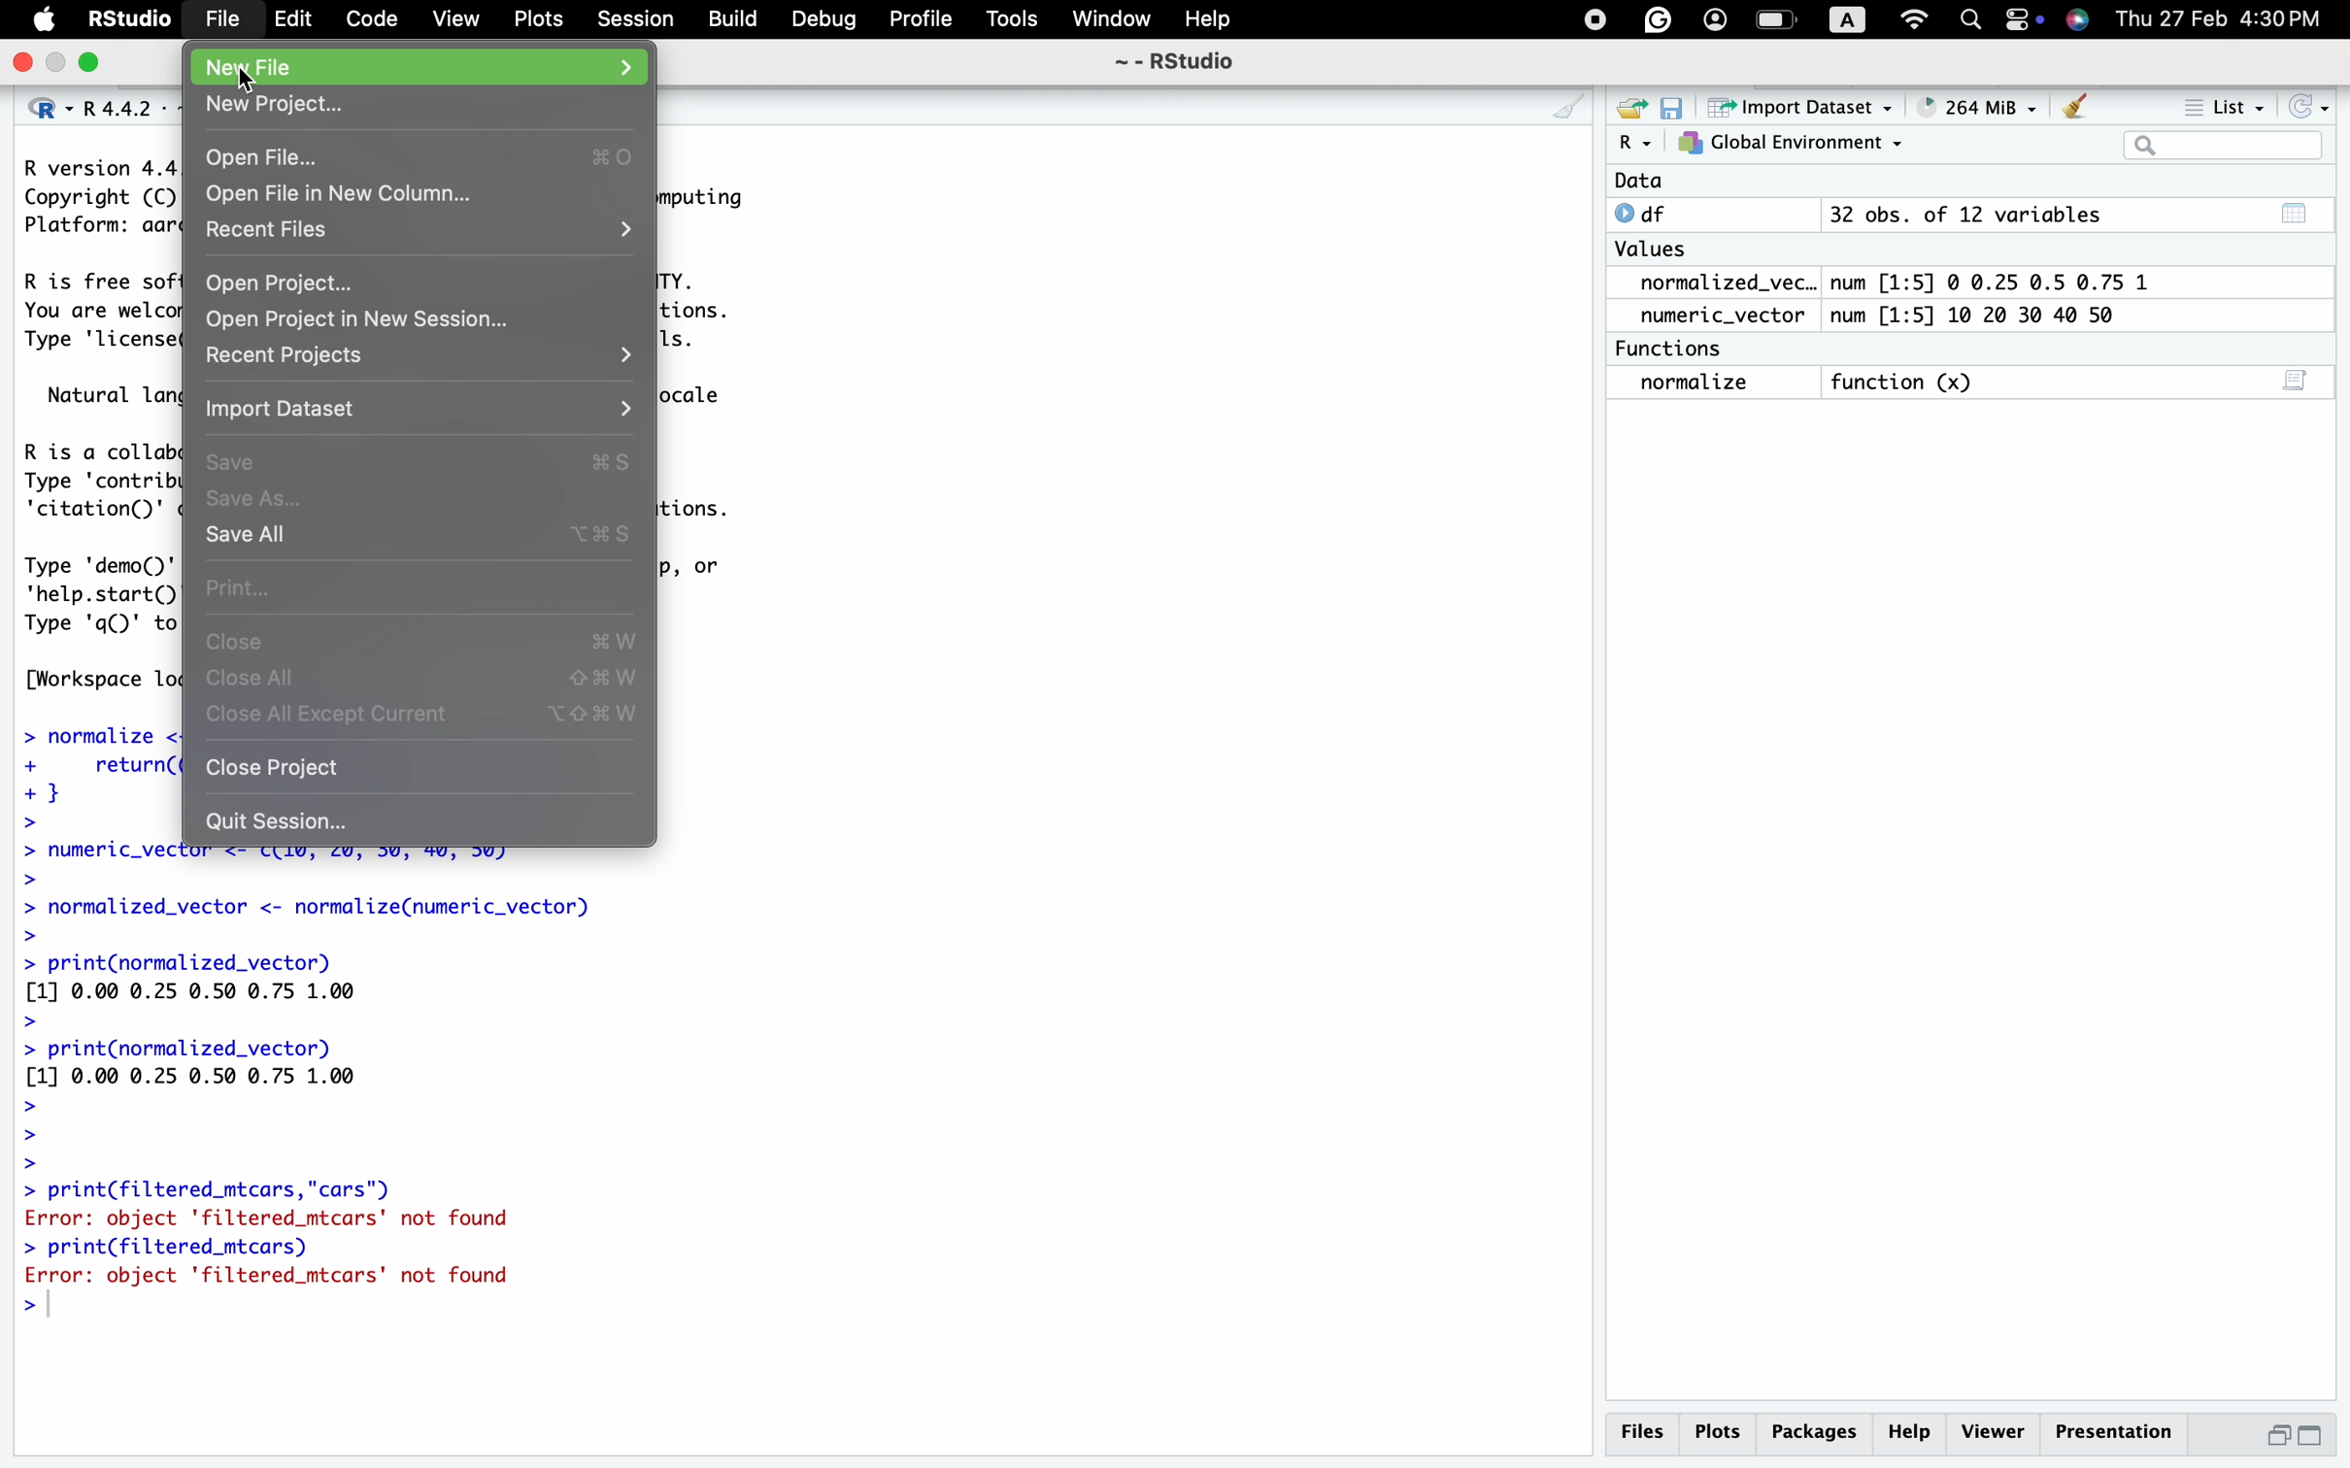  I want to click on save workspace as, so click(1679, 109).